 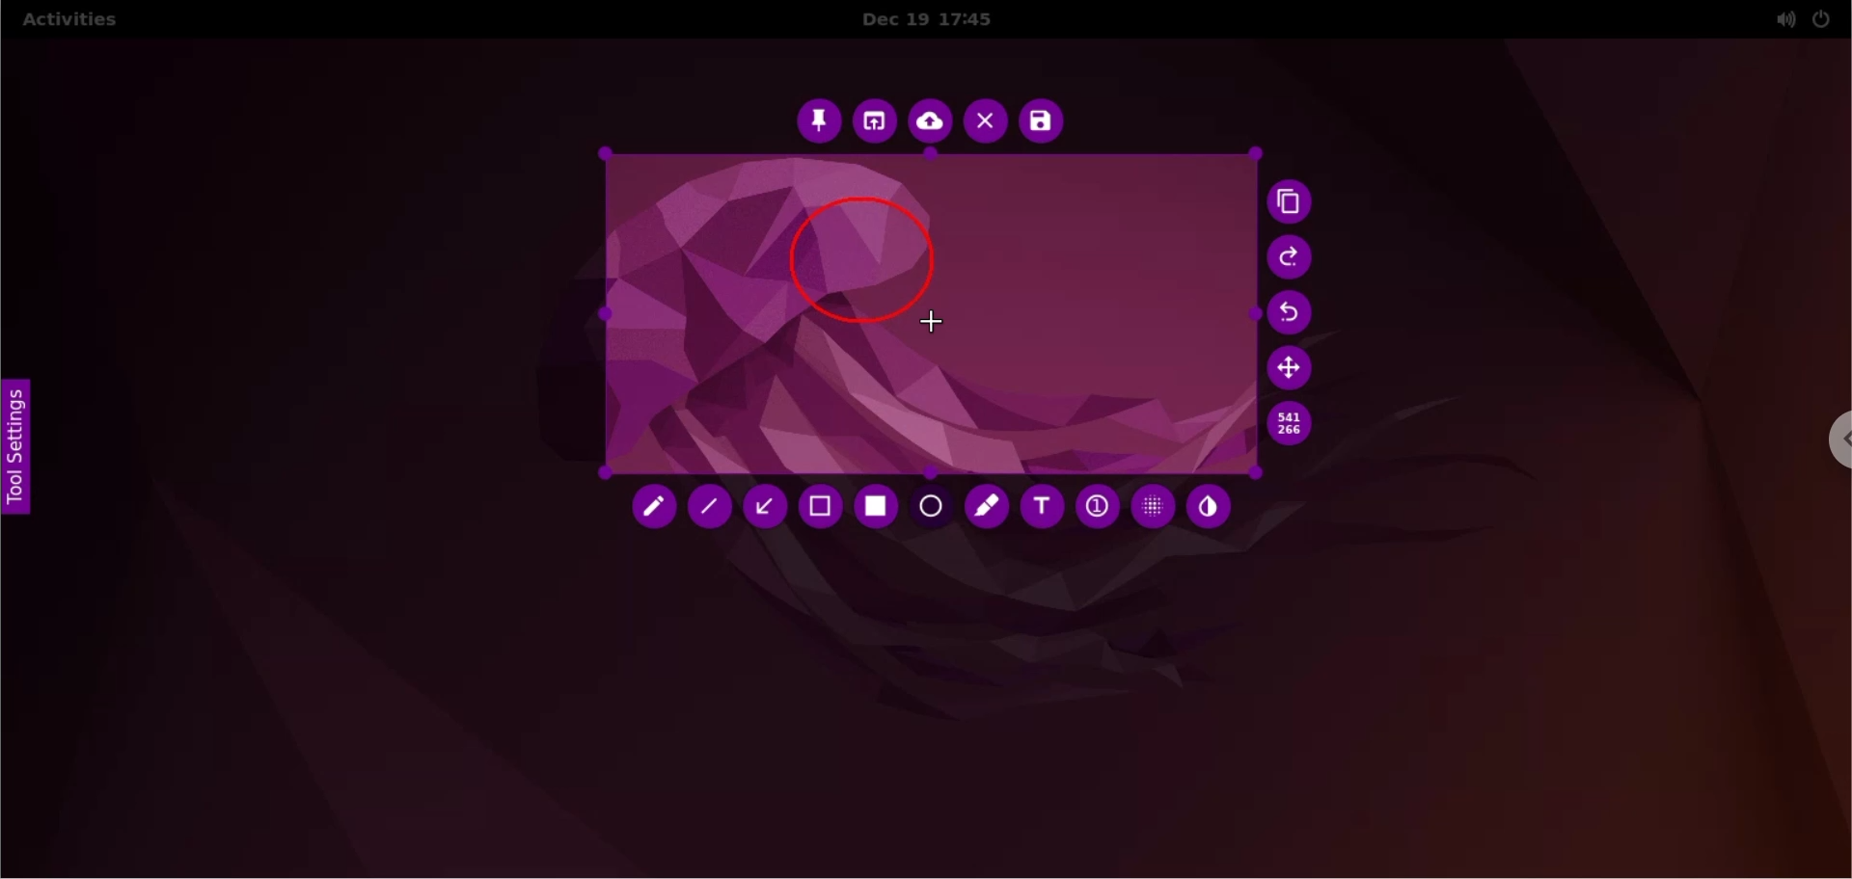 I want to click on rectangle tool, so click(x=879, y=507).